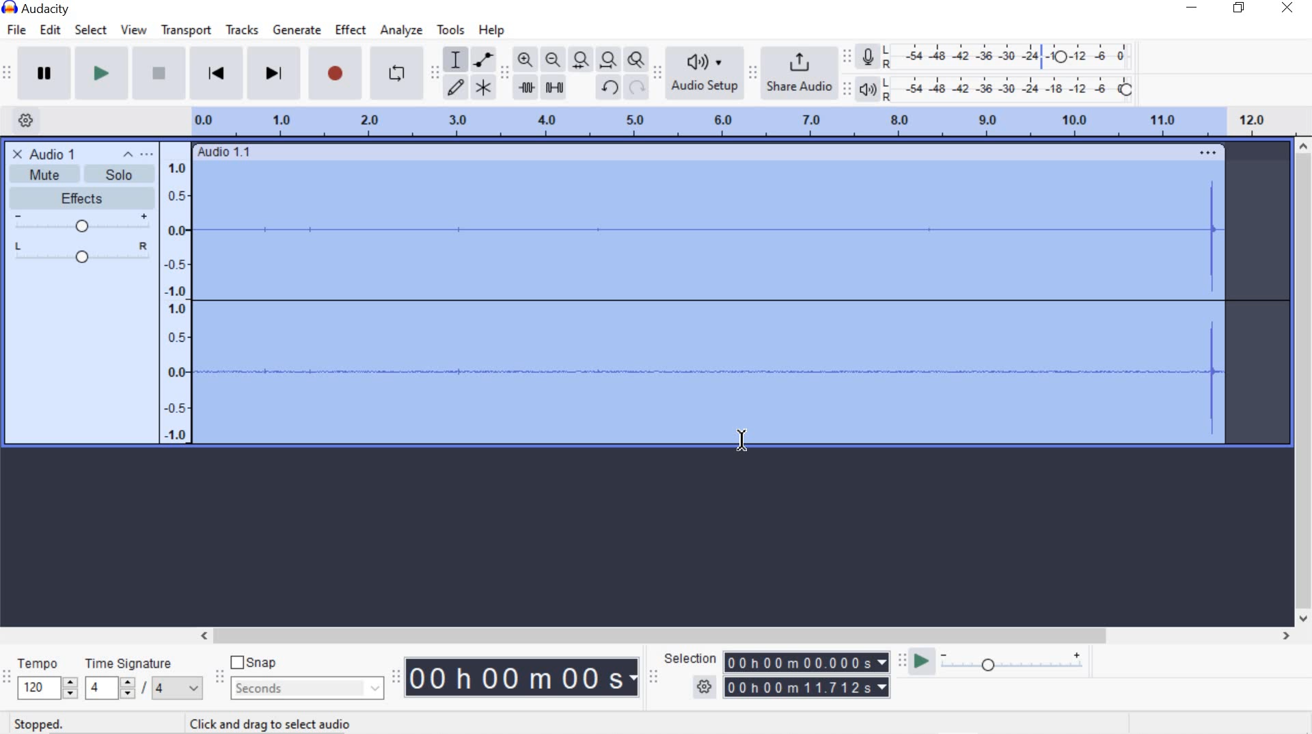 This screenshot has height=734, width=1312. I want to click on effect, so click(351, 31).